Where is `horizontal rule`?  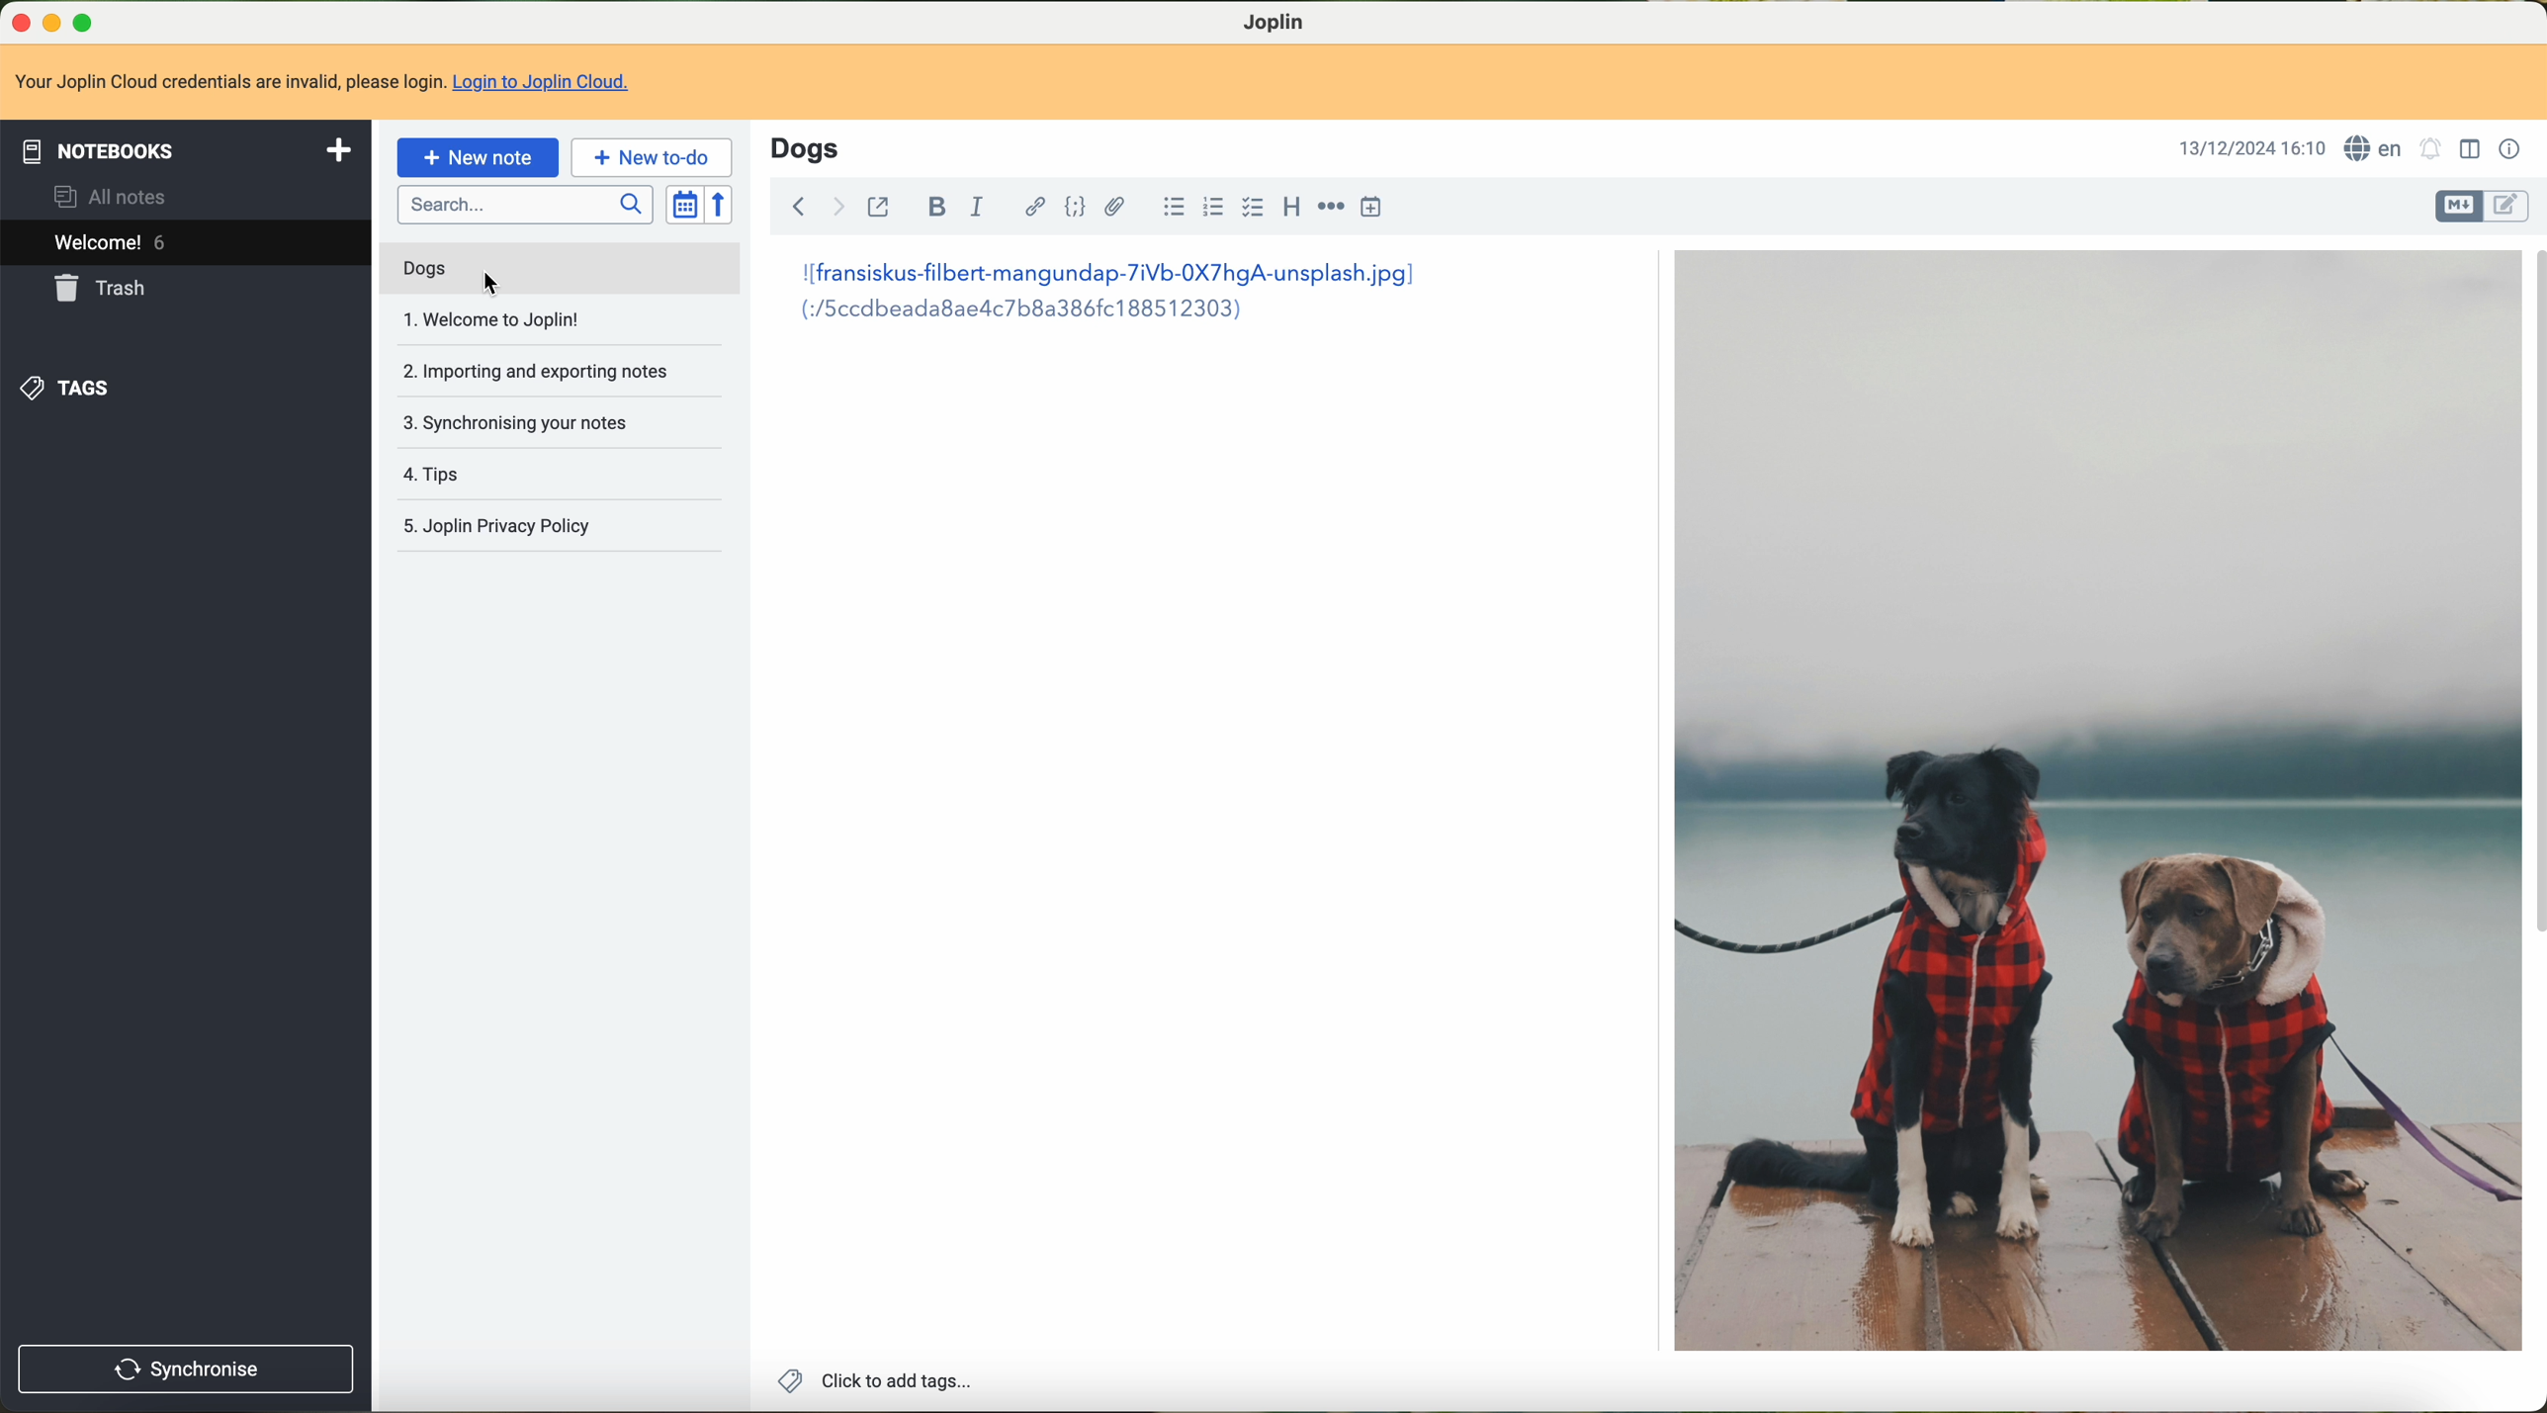 horizontal rule is located at coordinates (1329, 211).